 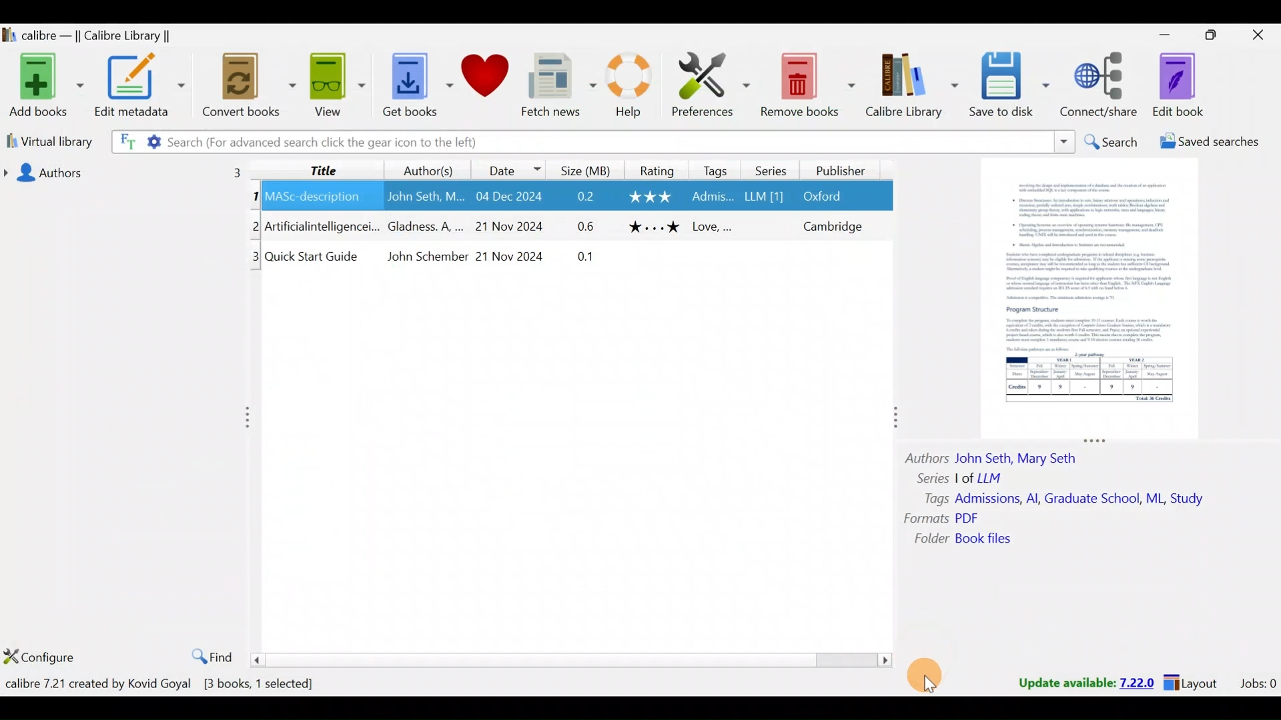 I want to click on , so click(x=653, y=227).